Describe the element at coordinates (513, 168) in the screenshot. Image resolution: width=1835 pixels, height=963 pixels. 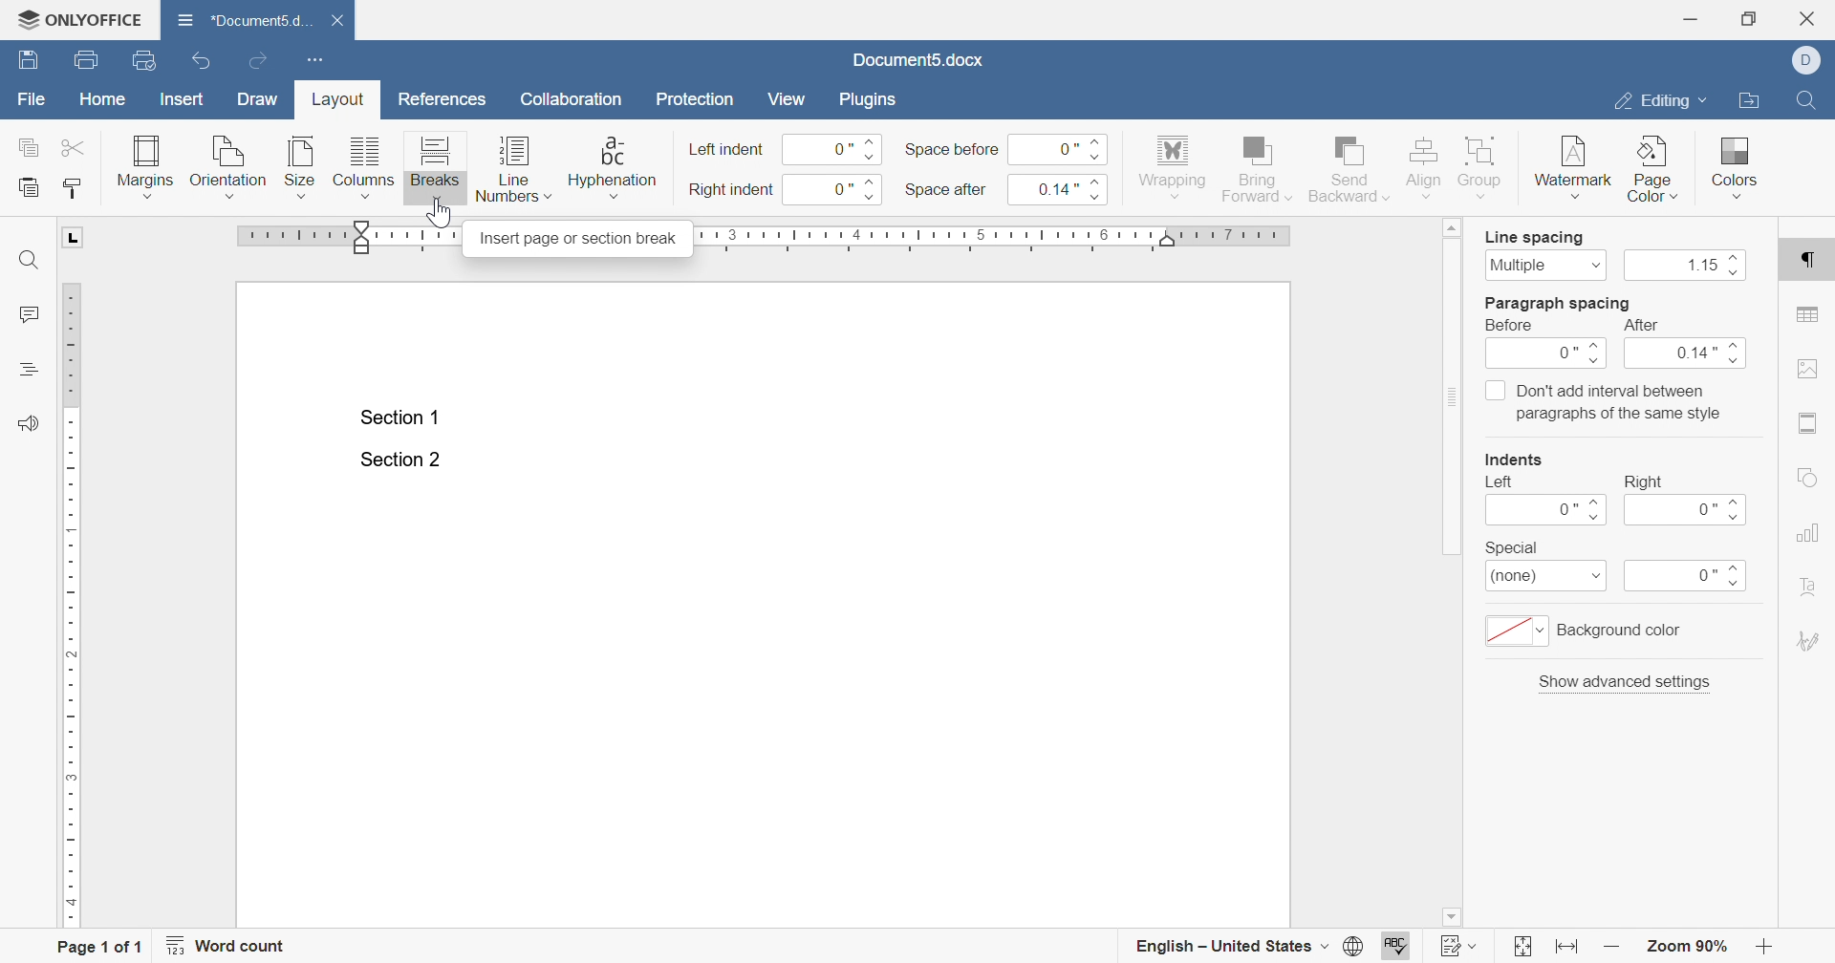
I see `line numbers` at that location.